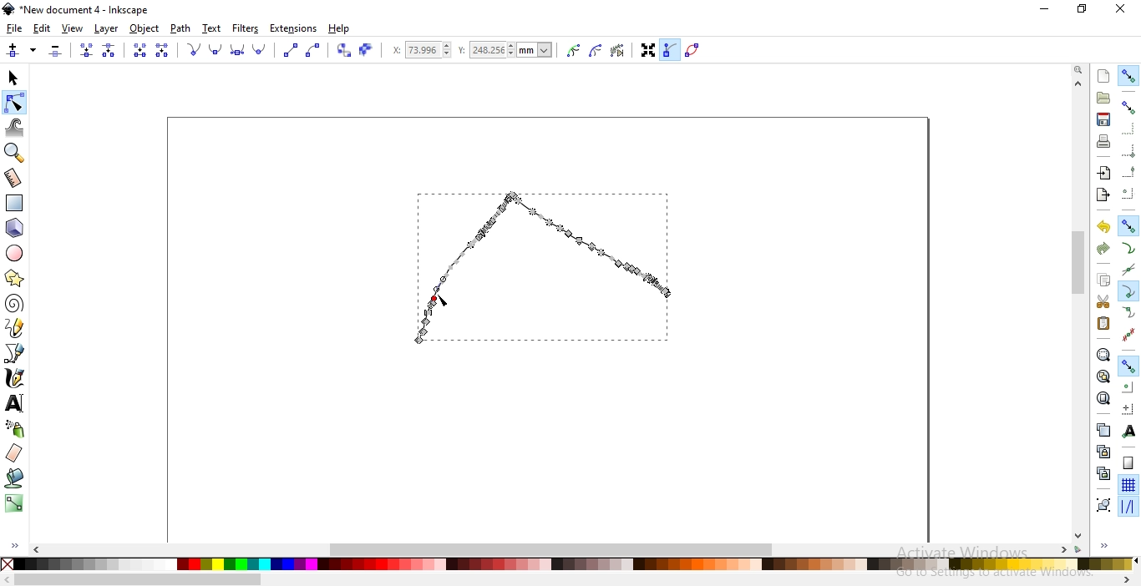 This screenshot has height=586, width=1141. I want to click on make selected nodes symmetric, so click(240, 51).